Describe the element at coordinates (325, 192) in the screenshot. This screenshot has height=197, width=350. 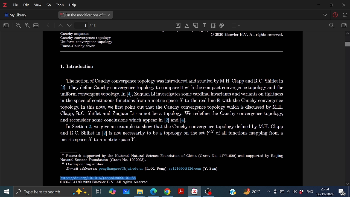
I see `Time and date` at that location.